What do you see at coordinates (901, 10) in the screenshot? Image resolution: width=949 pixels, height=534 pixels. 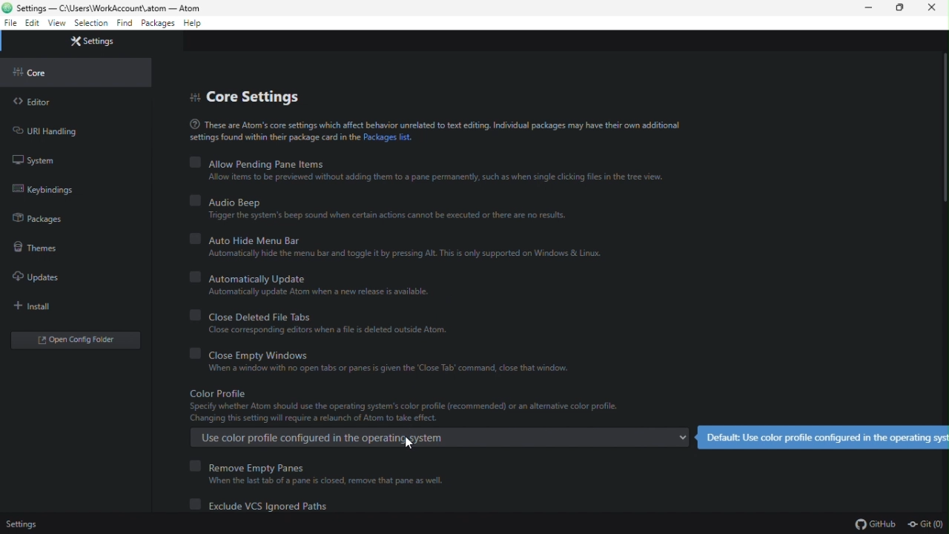 I see `restore` at bounding box center [901, 10].